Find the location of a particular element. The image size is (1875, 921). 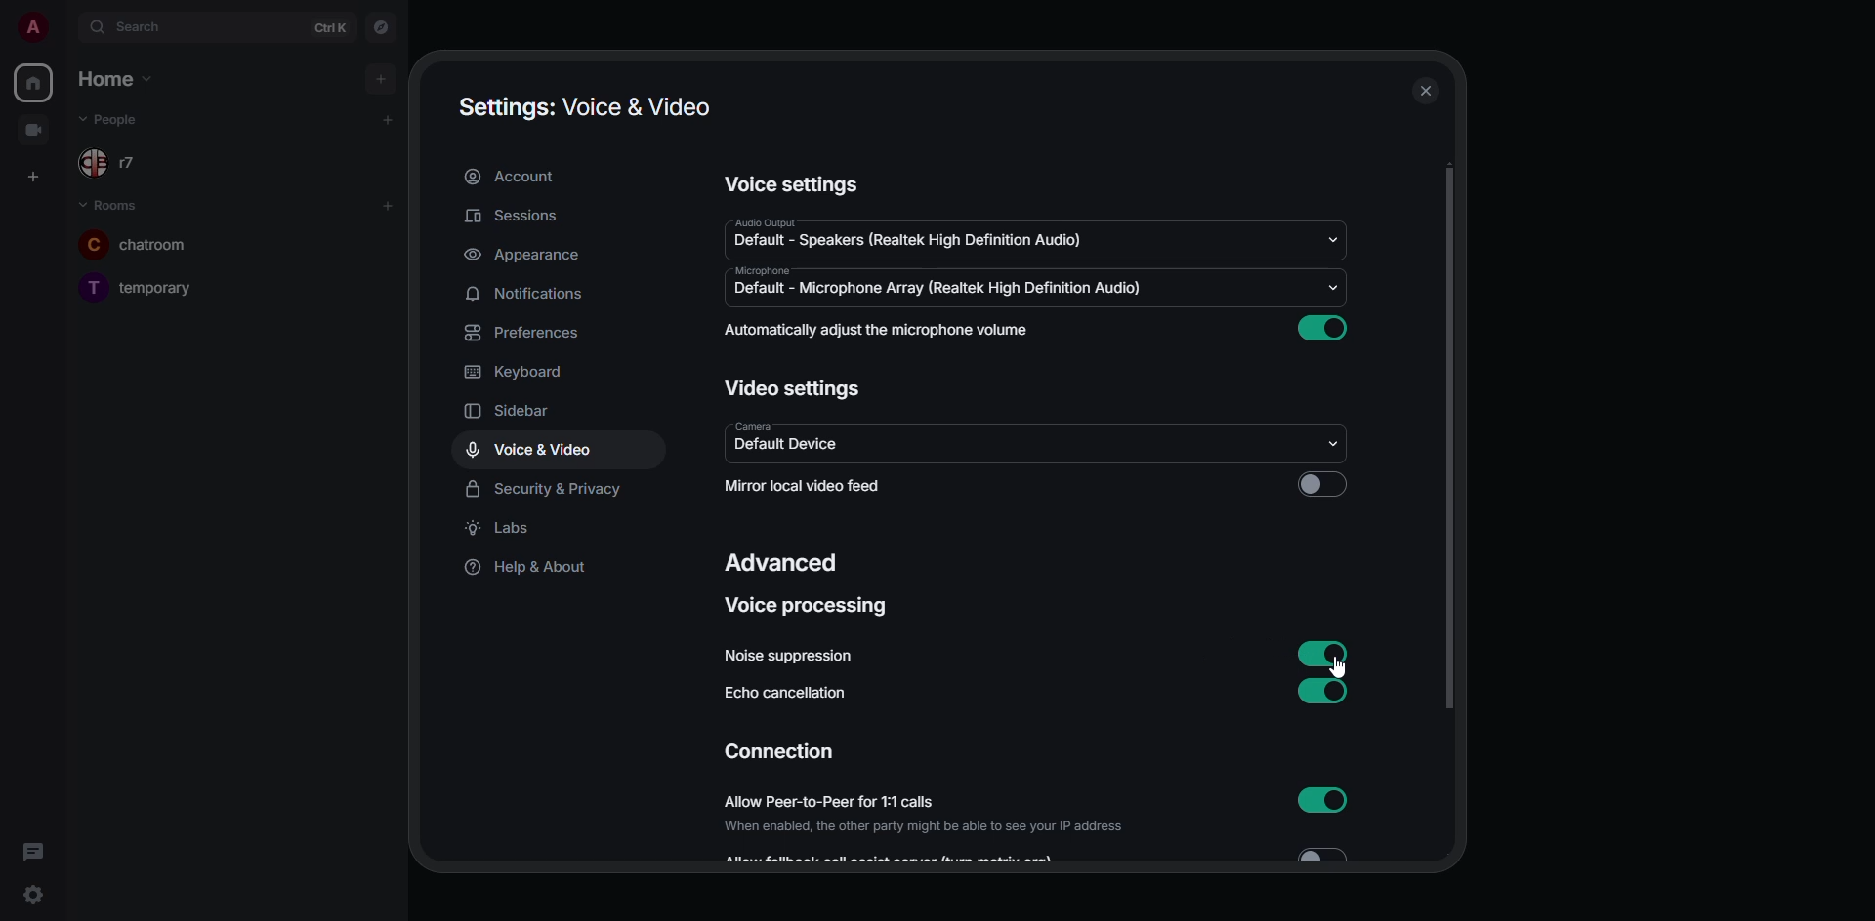

enabled is located at coordinates (1326, 689).